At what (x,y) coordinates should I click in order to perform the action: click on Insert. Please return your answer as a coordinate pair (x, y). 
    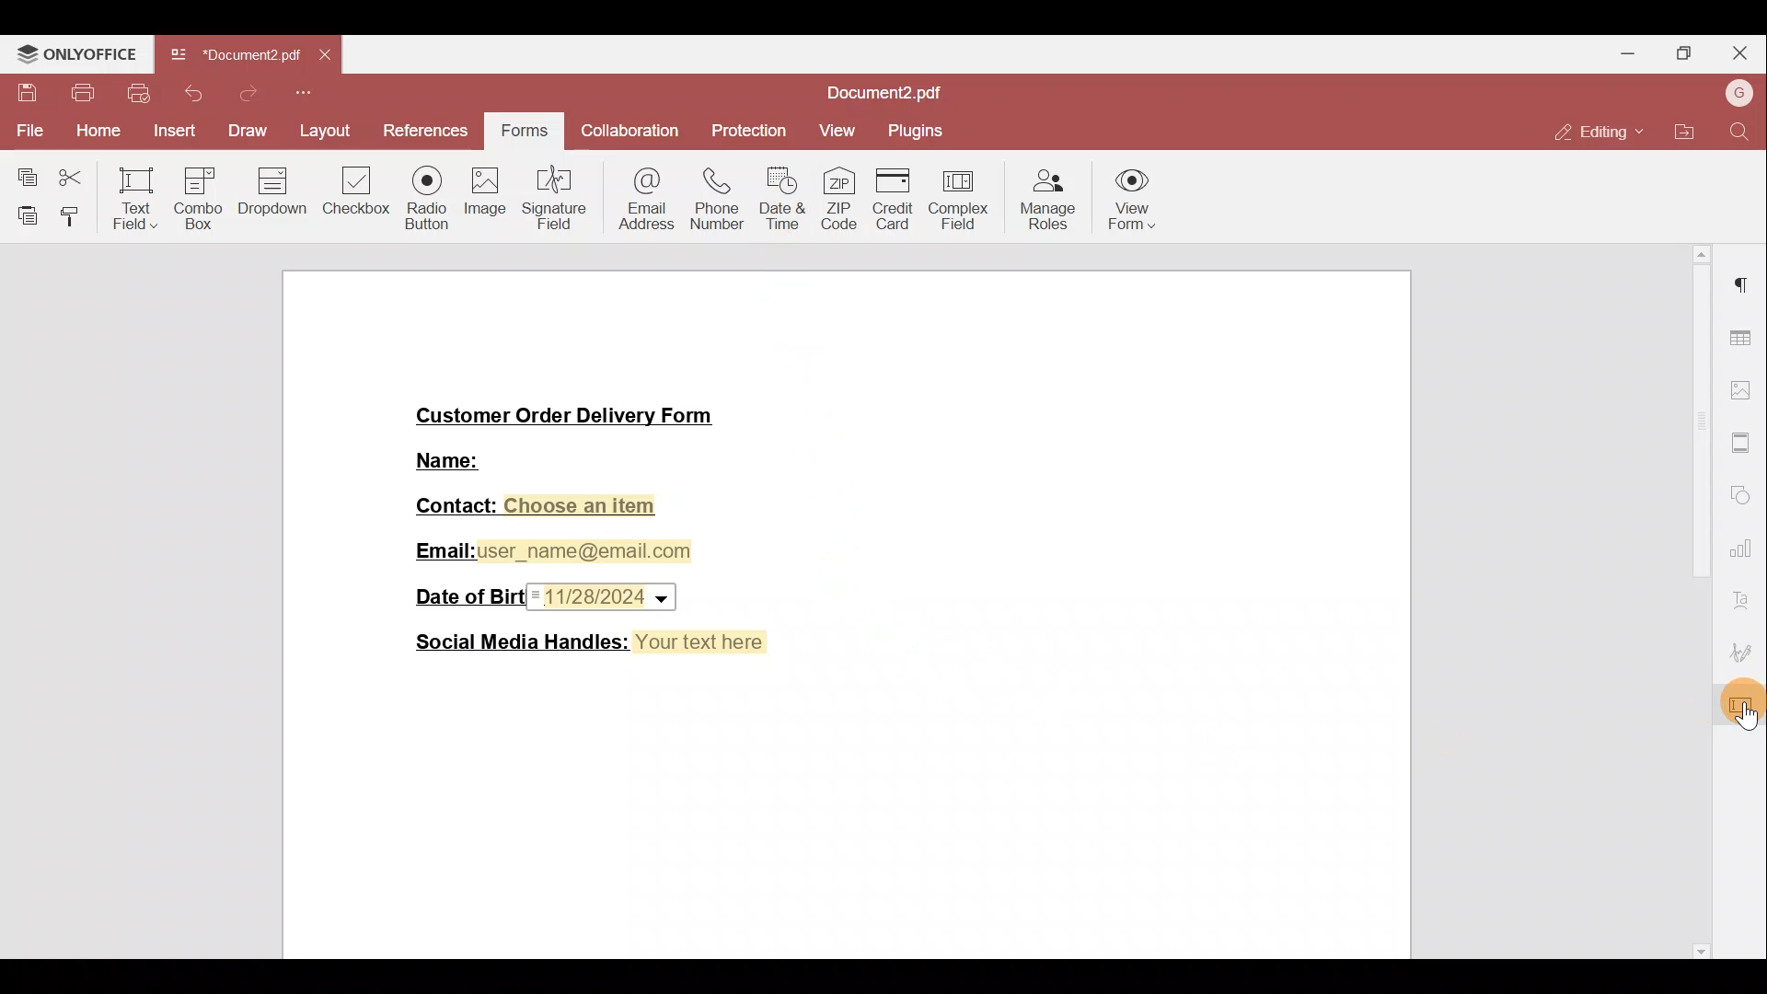
    Looking at the image, I should click on (173, 131).